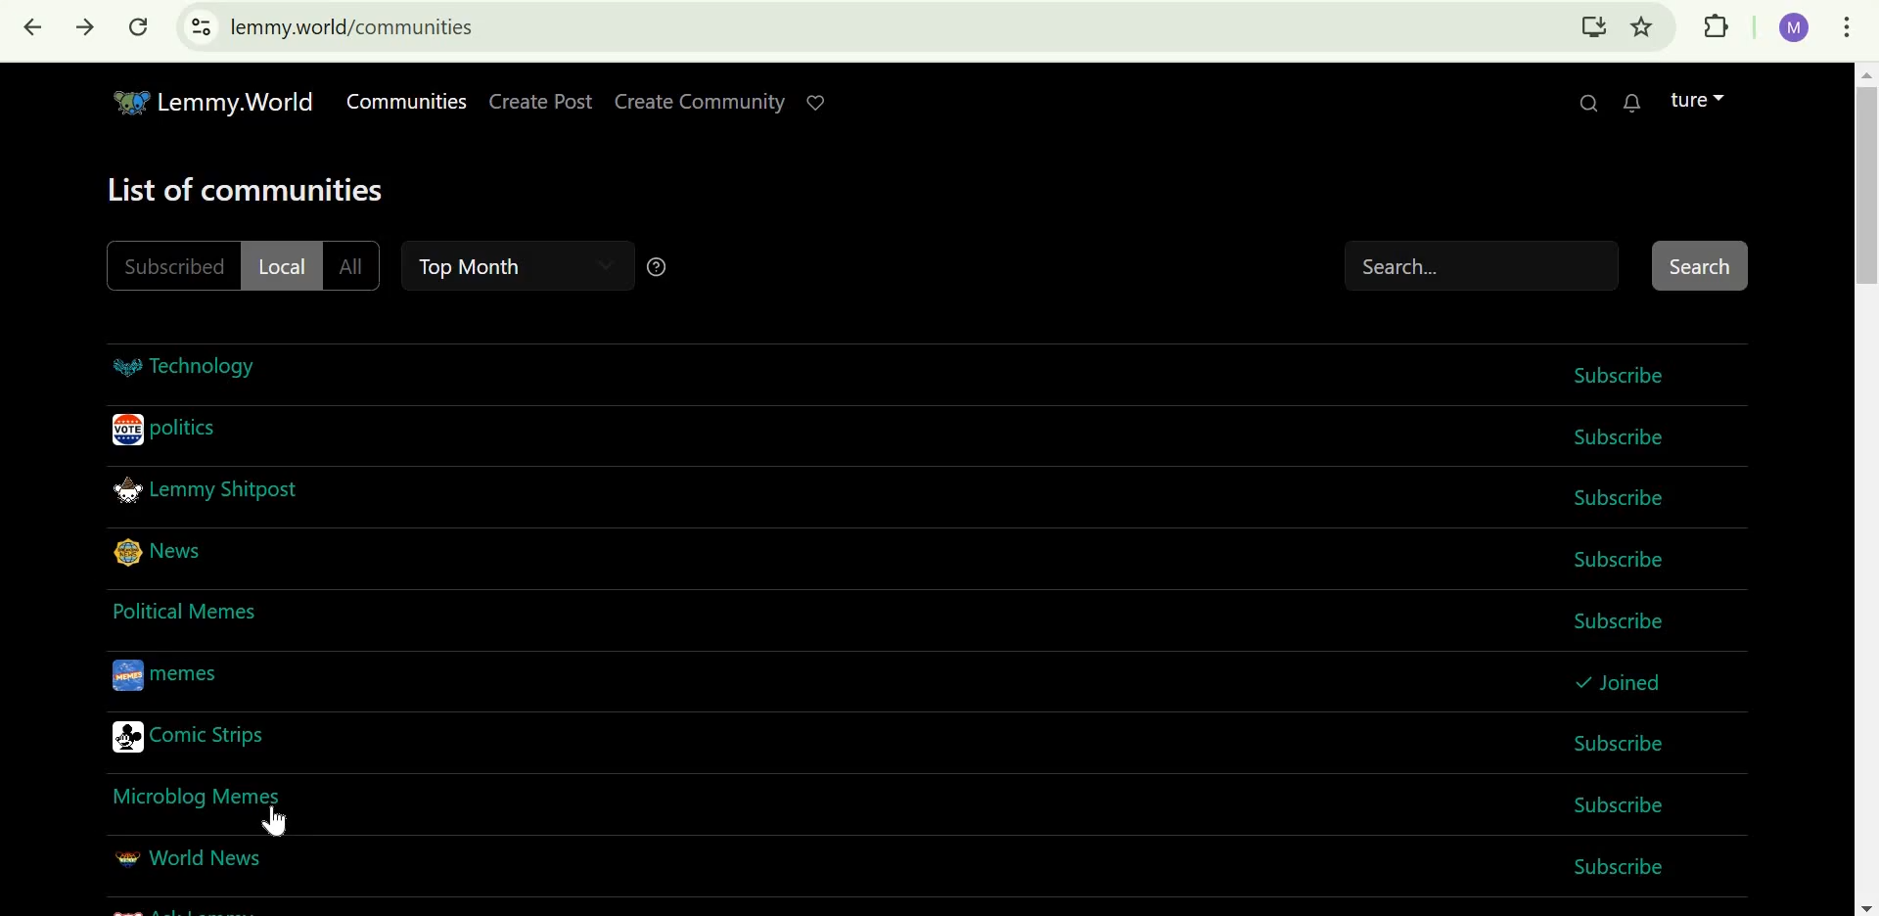  I want to click on subscribe, so click(1611, 619).